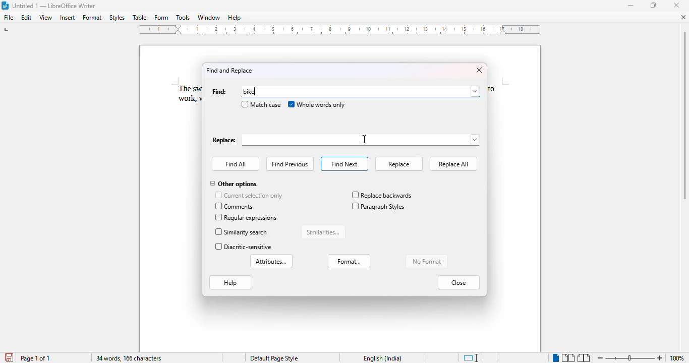  Describe the element at coordinates (684, 114) in the screenshot. I see `Vertical scroll bar` at that location.